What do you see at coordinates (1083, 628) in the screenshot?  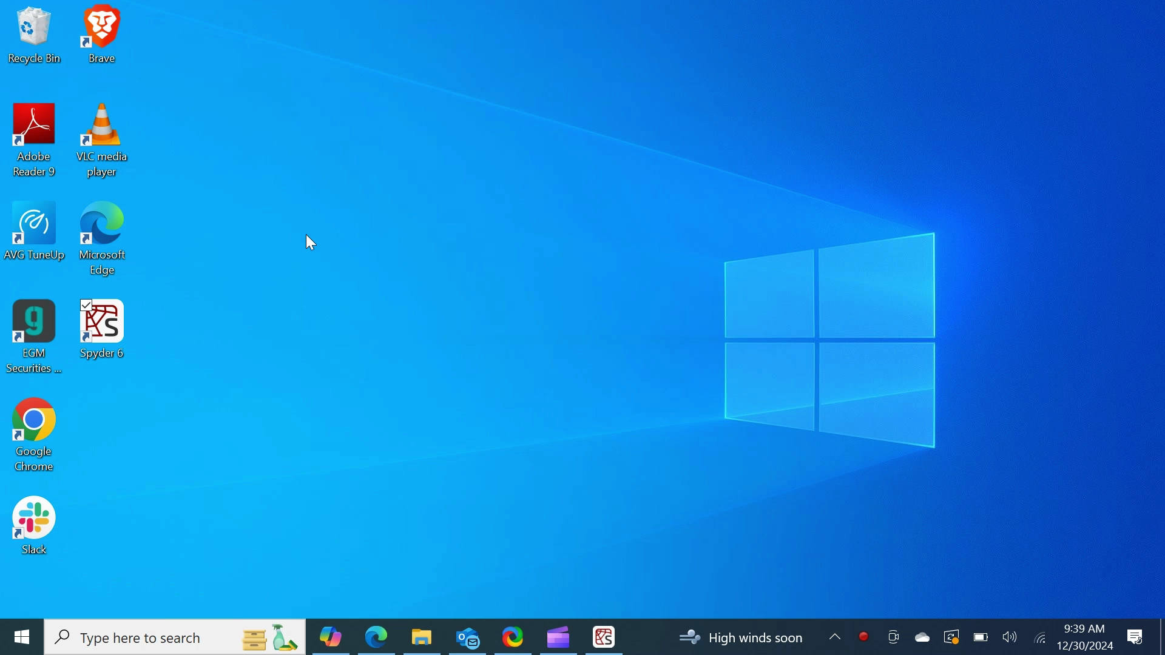 I see `9:39 AM` at bounding box center [1083, 628].